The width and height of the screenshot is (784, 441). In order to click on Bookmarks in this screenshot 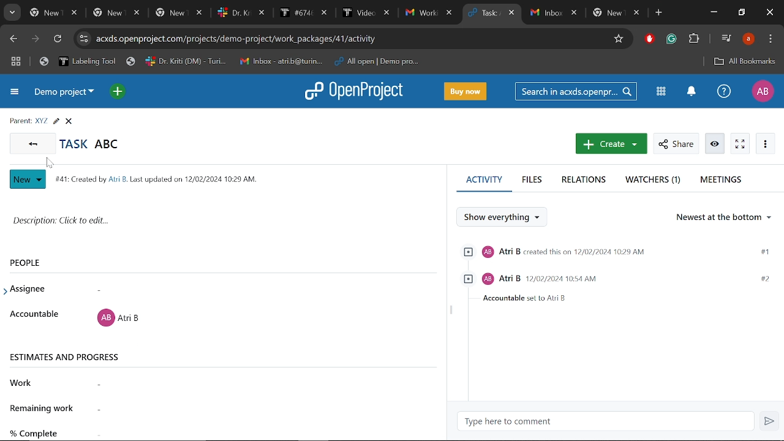, I will do `click(232, 61)`.